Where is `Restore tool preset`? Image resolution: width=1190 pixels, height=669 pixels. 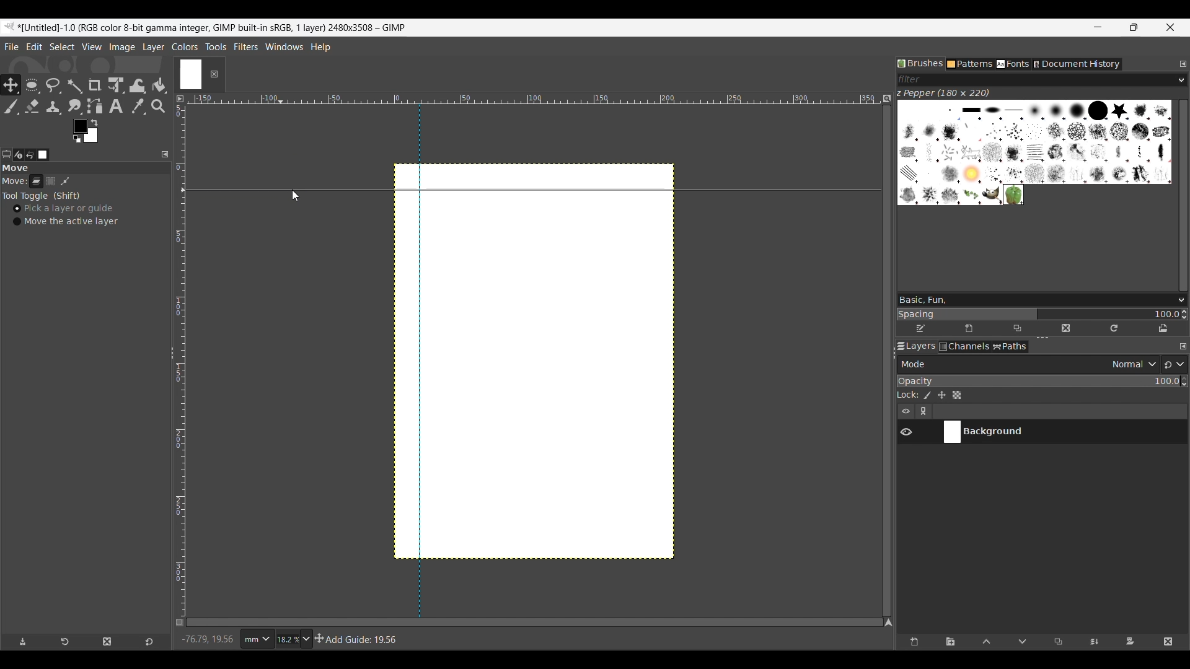 Restore tool preset is located at coordinates (65, 642).